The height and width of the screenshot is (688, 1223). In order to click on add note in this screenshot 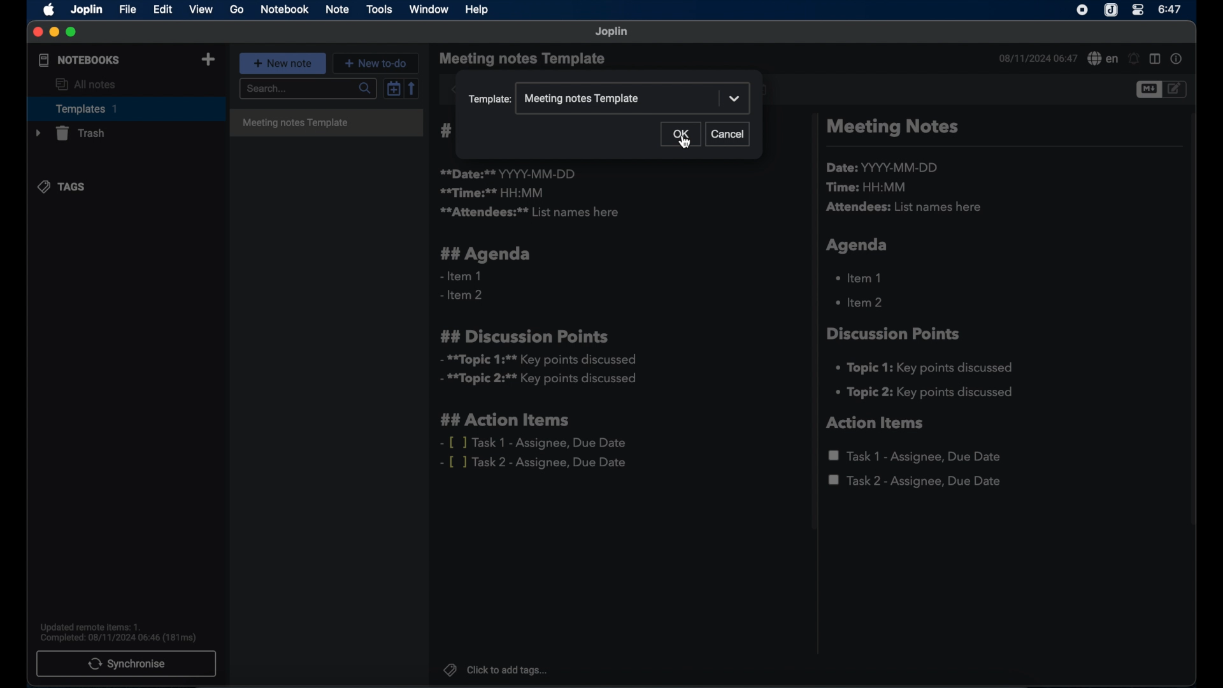, I will do `click(208, 59)`.